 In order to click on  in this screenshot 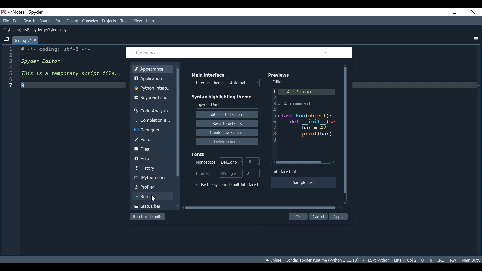, I will do `click(274, 116)`.